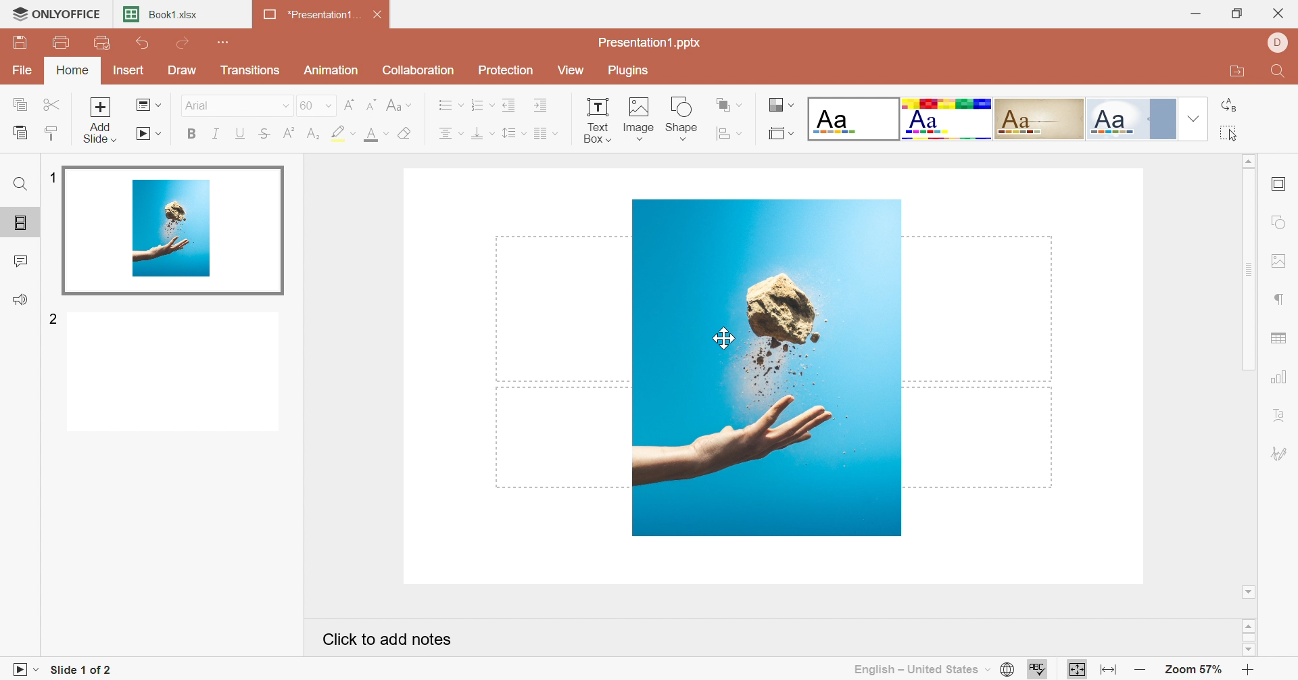 The height and width of the screenshot is (680, 1298). Describe the element at coordinates (53, 320) in the screenshot. I see `2` at that location.